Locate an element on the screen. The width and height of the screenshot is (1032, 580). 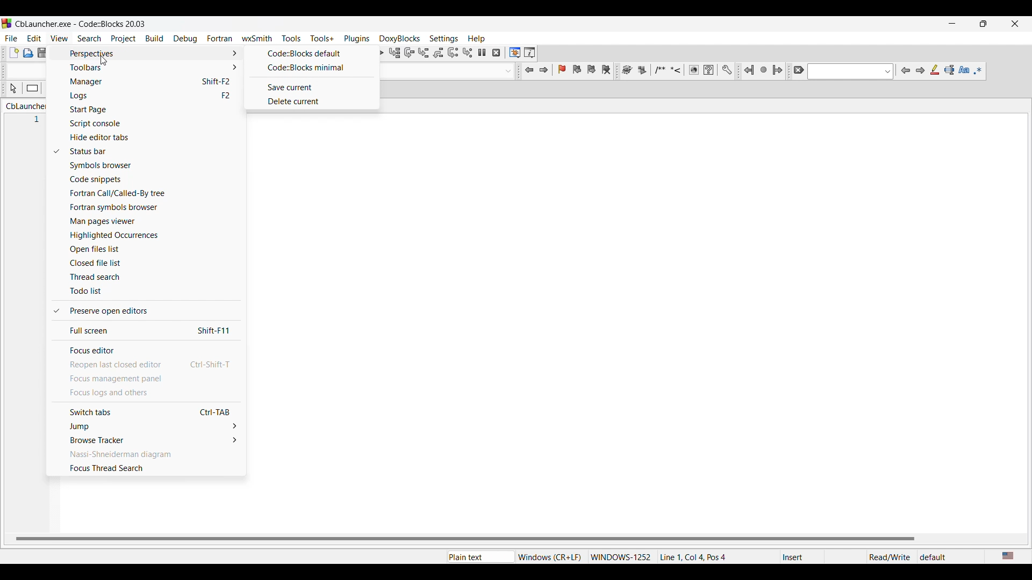
Fortran call/Called-By tree is located at coordinates (154, 193).